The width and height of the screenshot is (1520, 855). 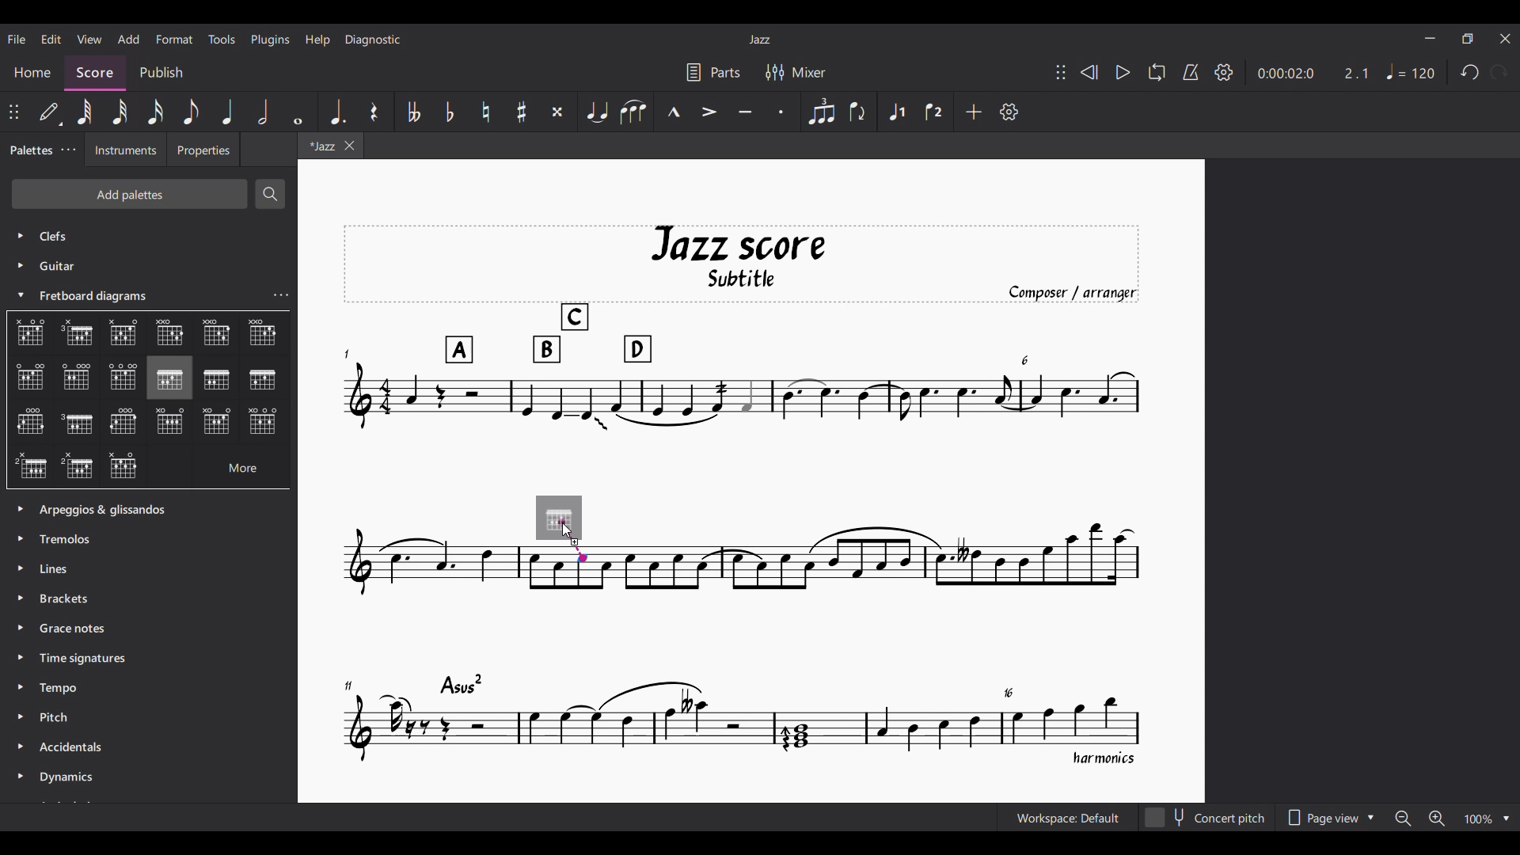 I want to click on Settings, so click(x=1224, y=73).